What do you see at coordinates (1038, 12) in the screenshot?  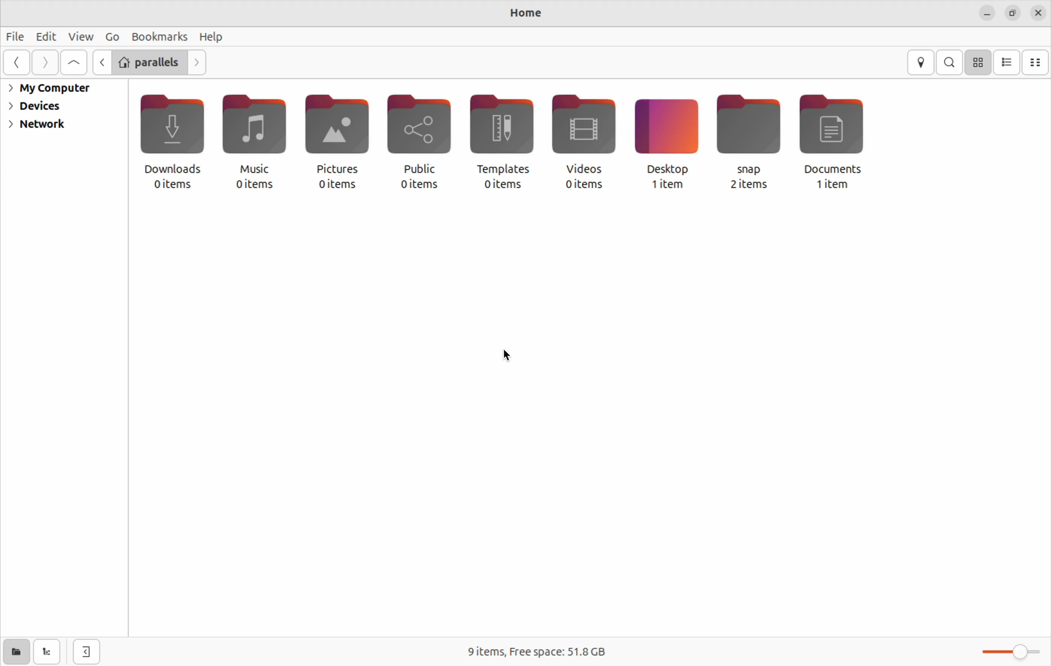 I see `close` at bounding box center [1038, 12].